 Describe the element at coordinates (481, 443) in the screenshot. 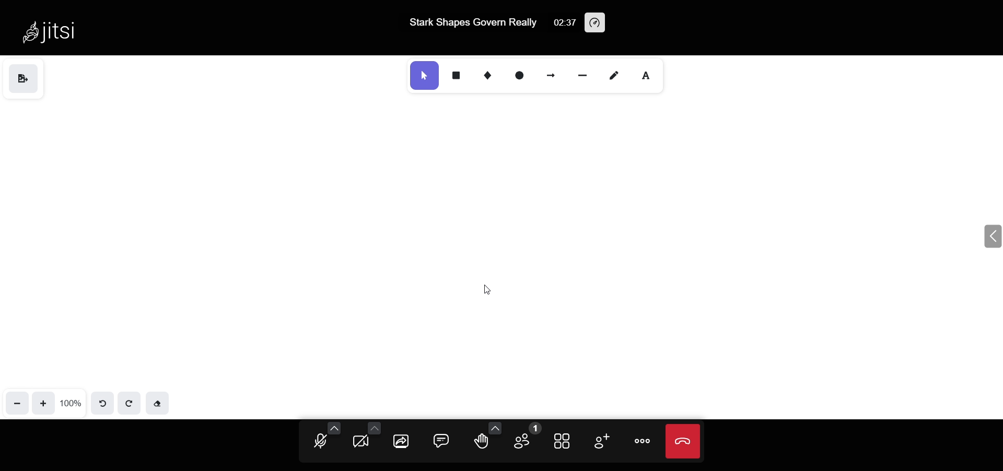

I see `raise hand` at that location.